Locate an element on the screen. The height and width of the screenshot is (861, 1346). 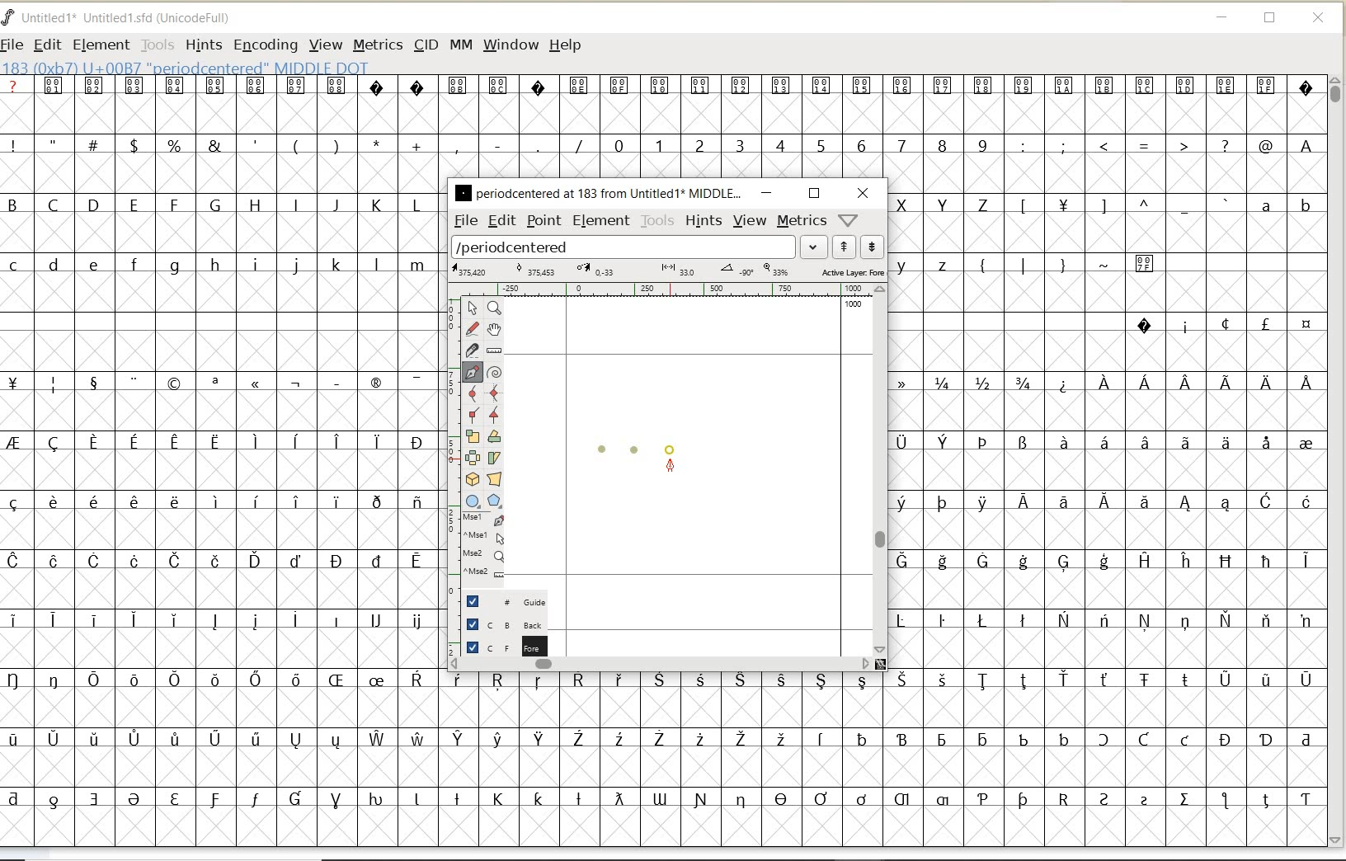
background is located at coordinates (499, 624).